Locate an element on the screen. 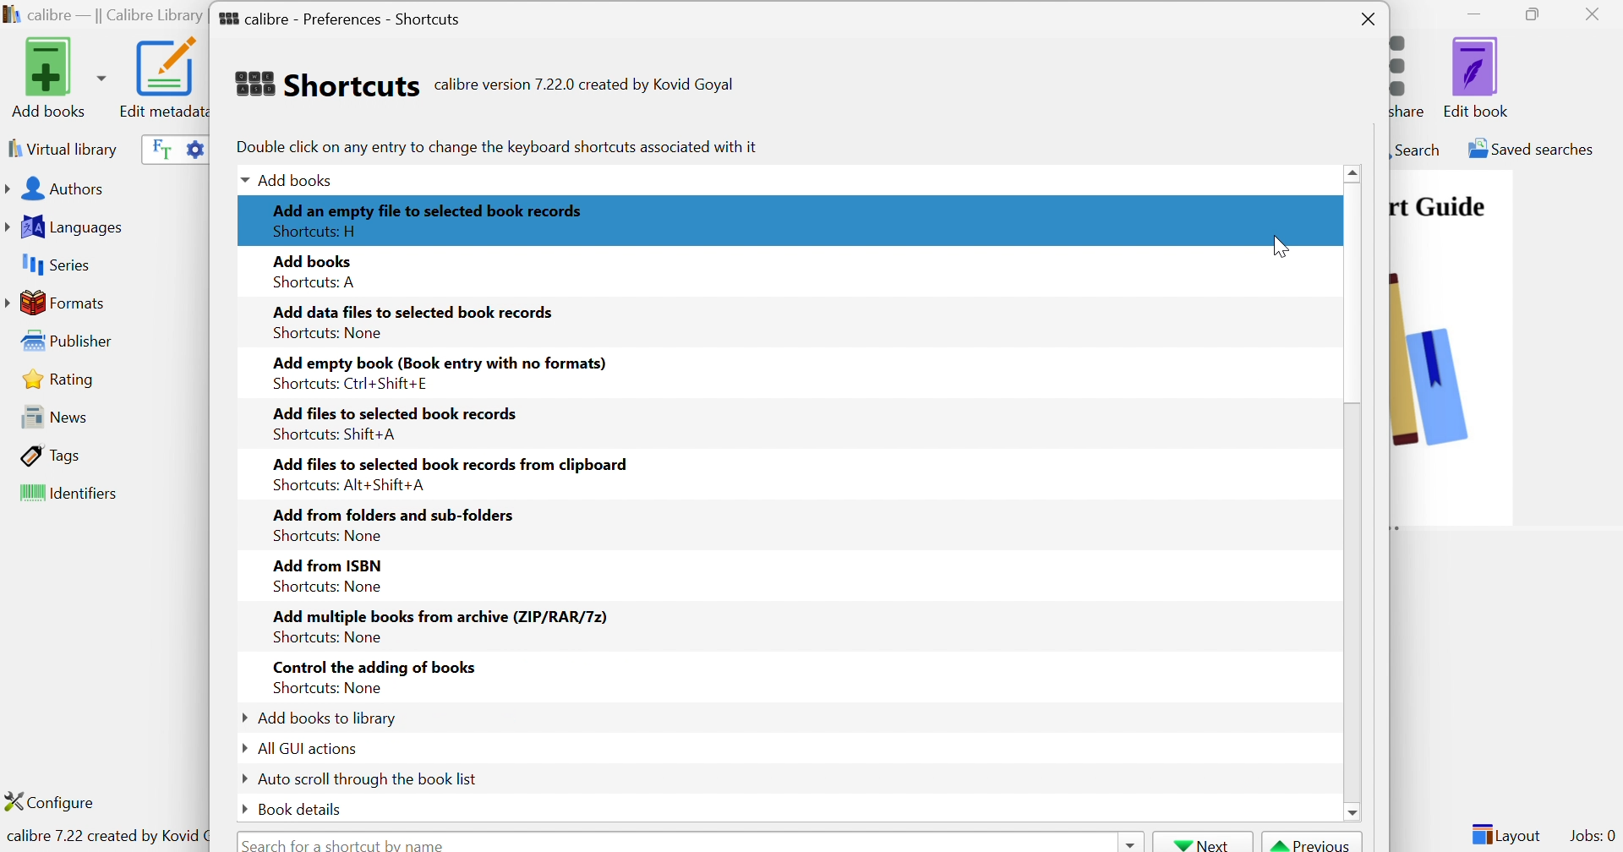  Edit metadata is located at coordinates (161, 78).